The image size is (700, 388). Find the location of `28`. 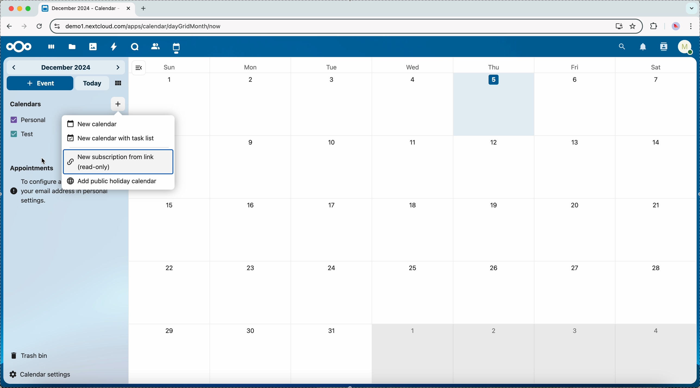

28 is located at coordinates (656, 268).